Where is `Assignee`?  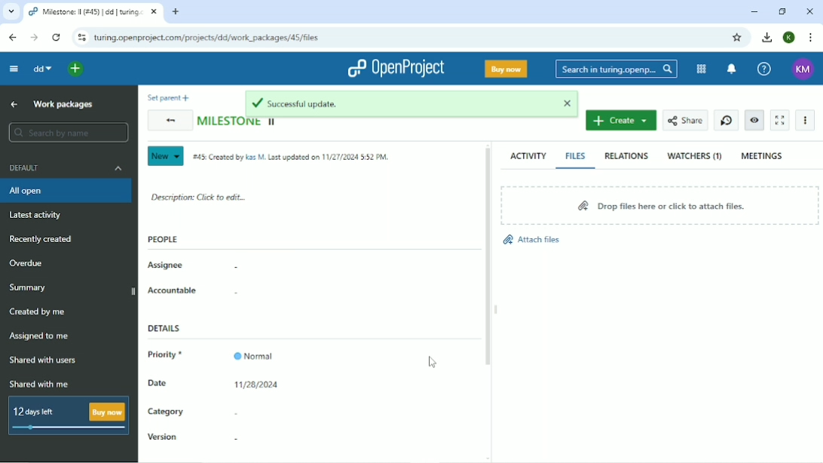 Assignee is located at coordinates (167, 265).